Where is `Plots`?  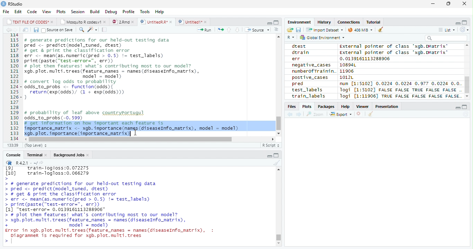
Plots is located at coordinates (306, 107).